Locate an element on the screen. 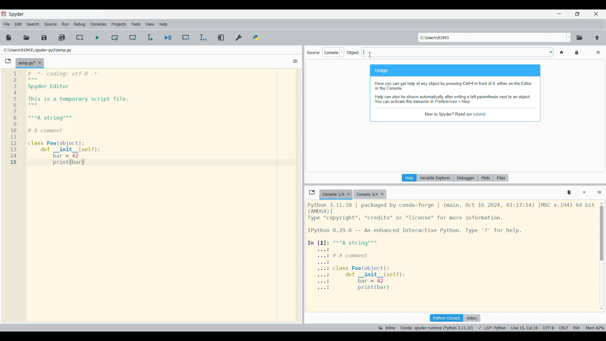 This screenshot has height=341, width=606. Debug selection/current line is located at coordinates (203, 38).